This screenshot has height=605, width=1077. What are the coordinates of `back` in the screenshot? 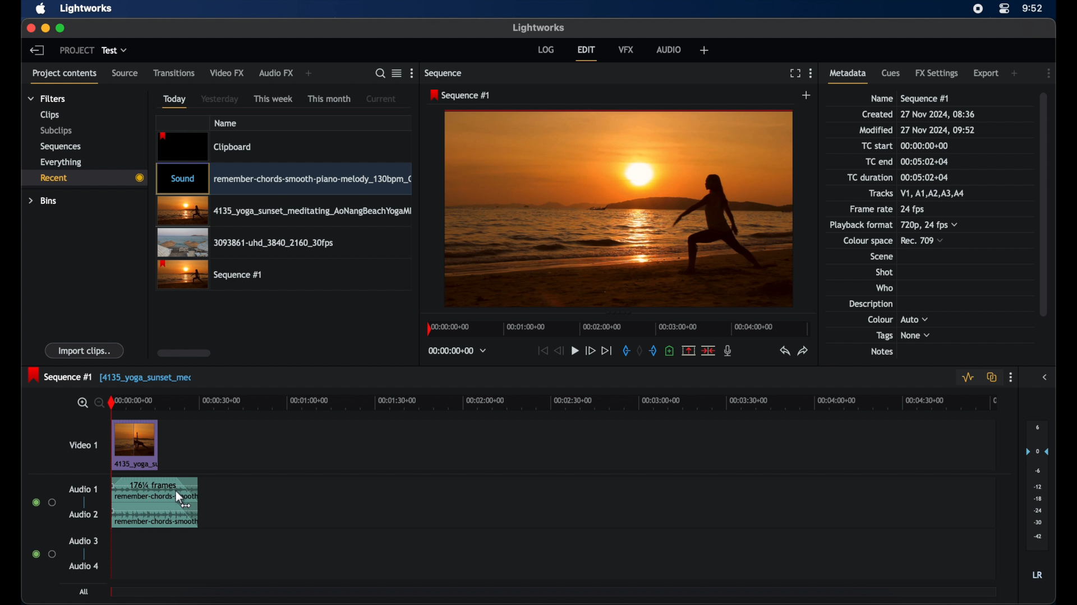 It's located at (37, 50).